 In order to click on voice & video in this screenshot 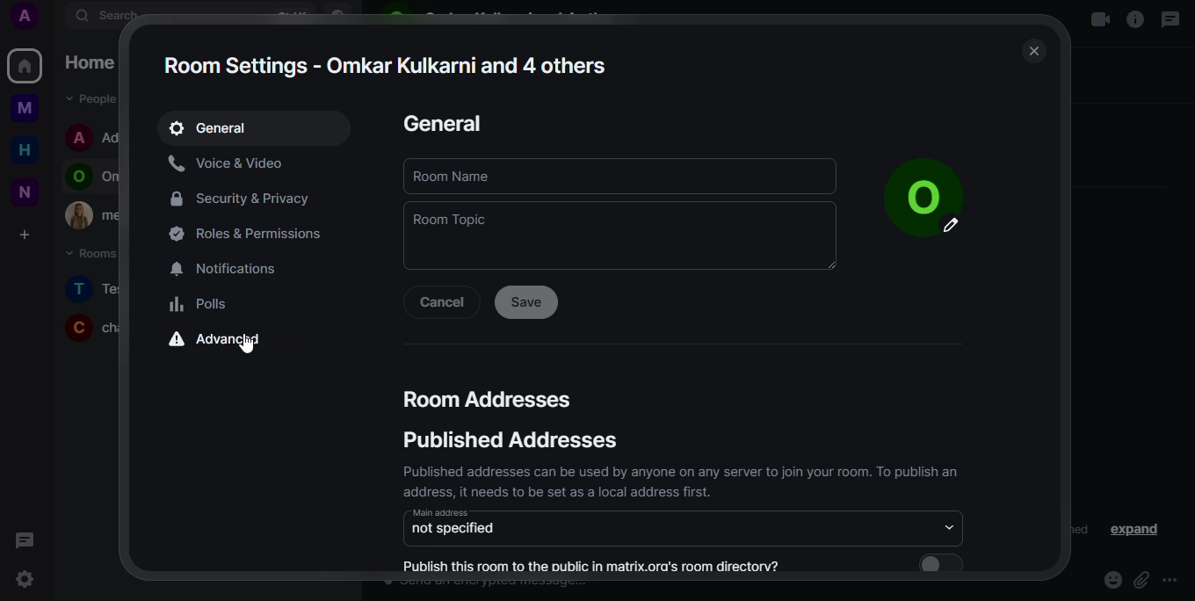, I will do `click(233, 163)`.